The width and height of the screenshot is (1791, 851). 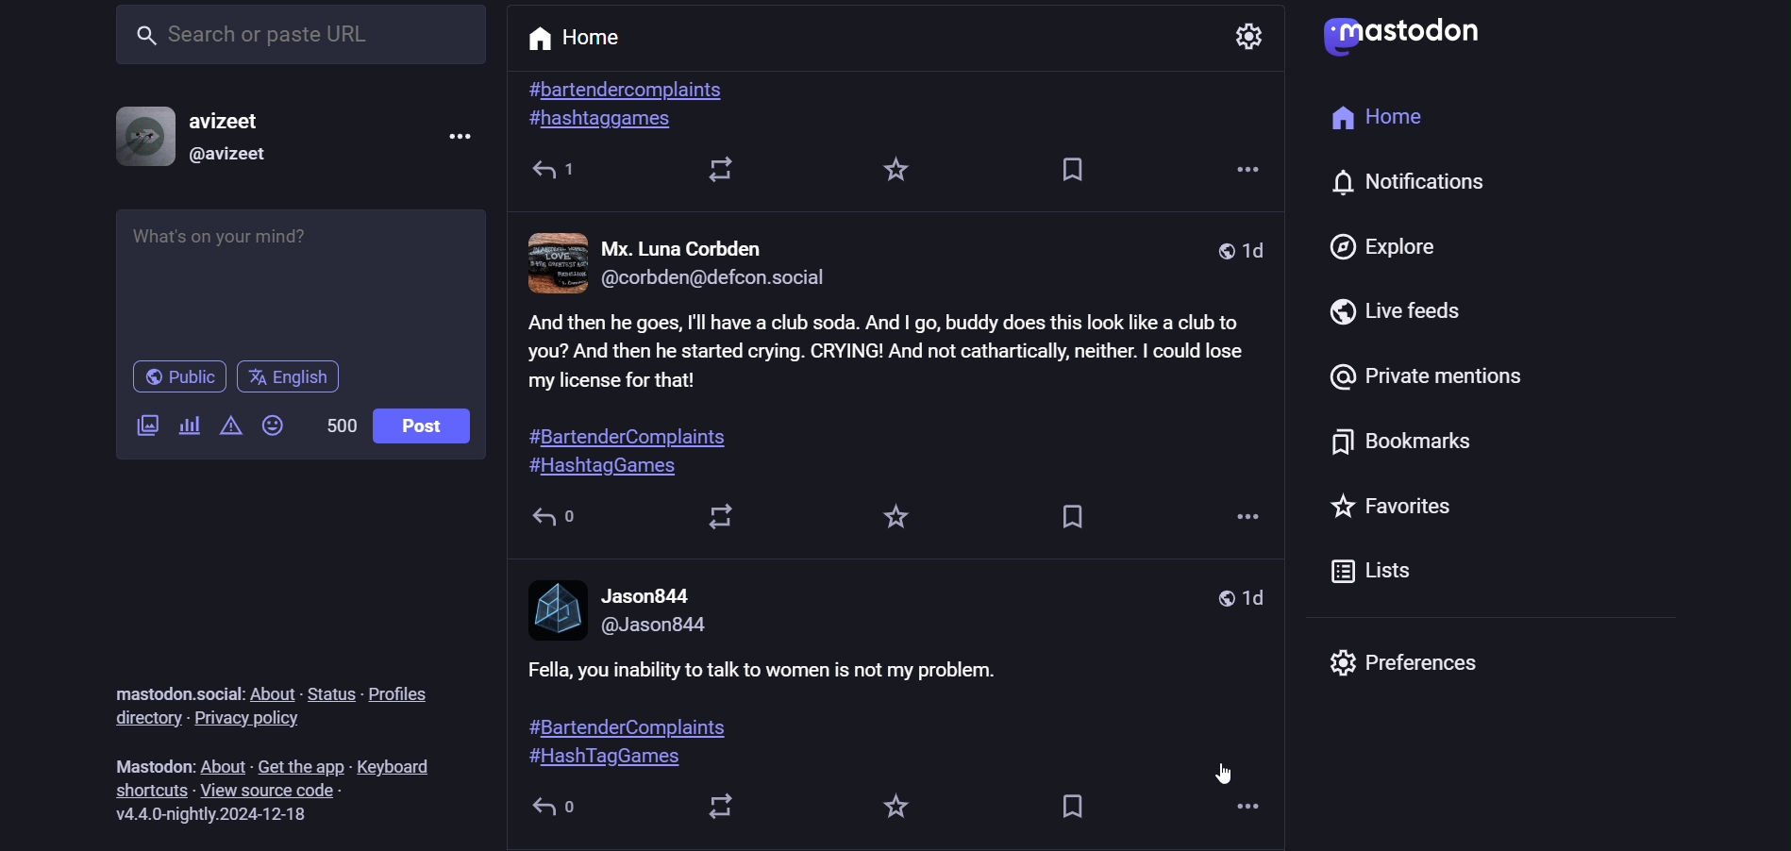 I want to click on replies, so click(x=561, y=809).